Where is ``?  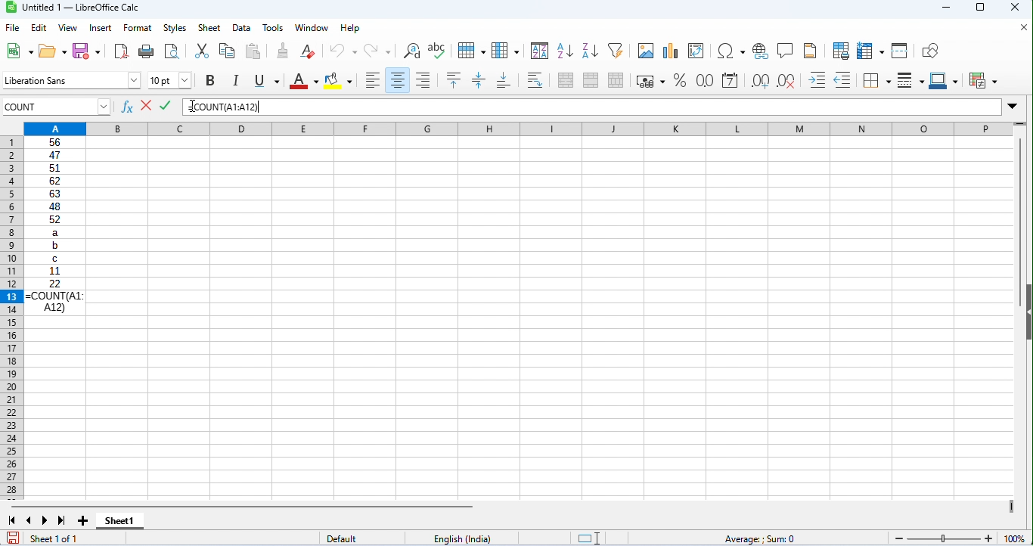
 is located at coordinates (175, 29).